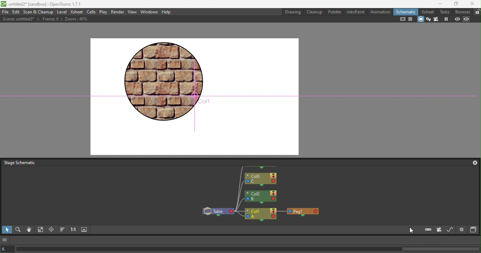 This screenshot has width=481, height=253. What do you see at coordinates (7, 249) in the screenshot?
I see `select the current frame` at bounding box center [7, 249].